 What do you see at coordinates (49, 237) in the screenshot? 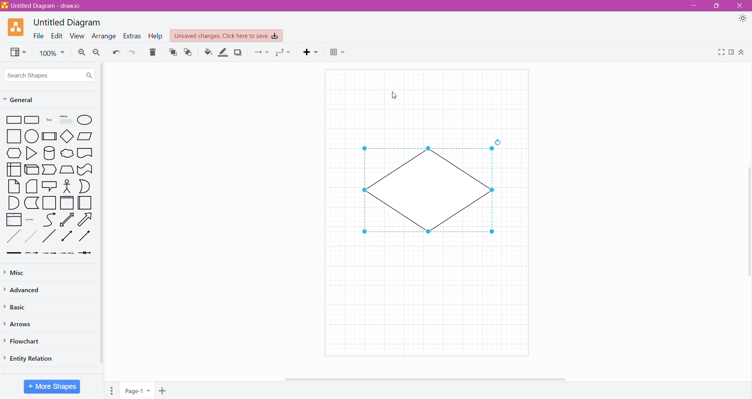
I see `Line` at bounding box center [49, 237].